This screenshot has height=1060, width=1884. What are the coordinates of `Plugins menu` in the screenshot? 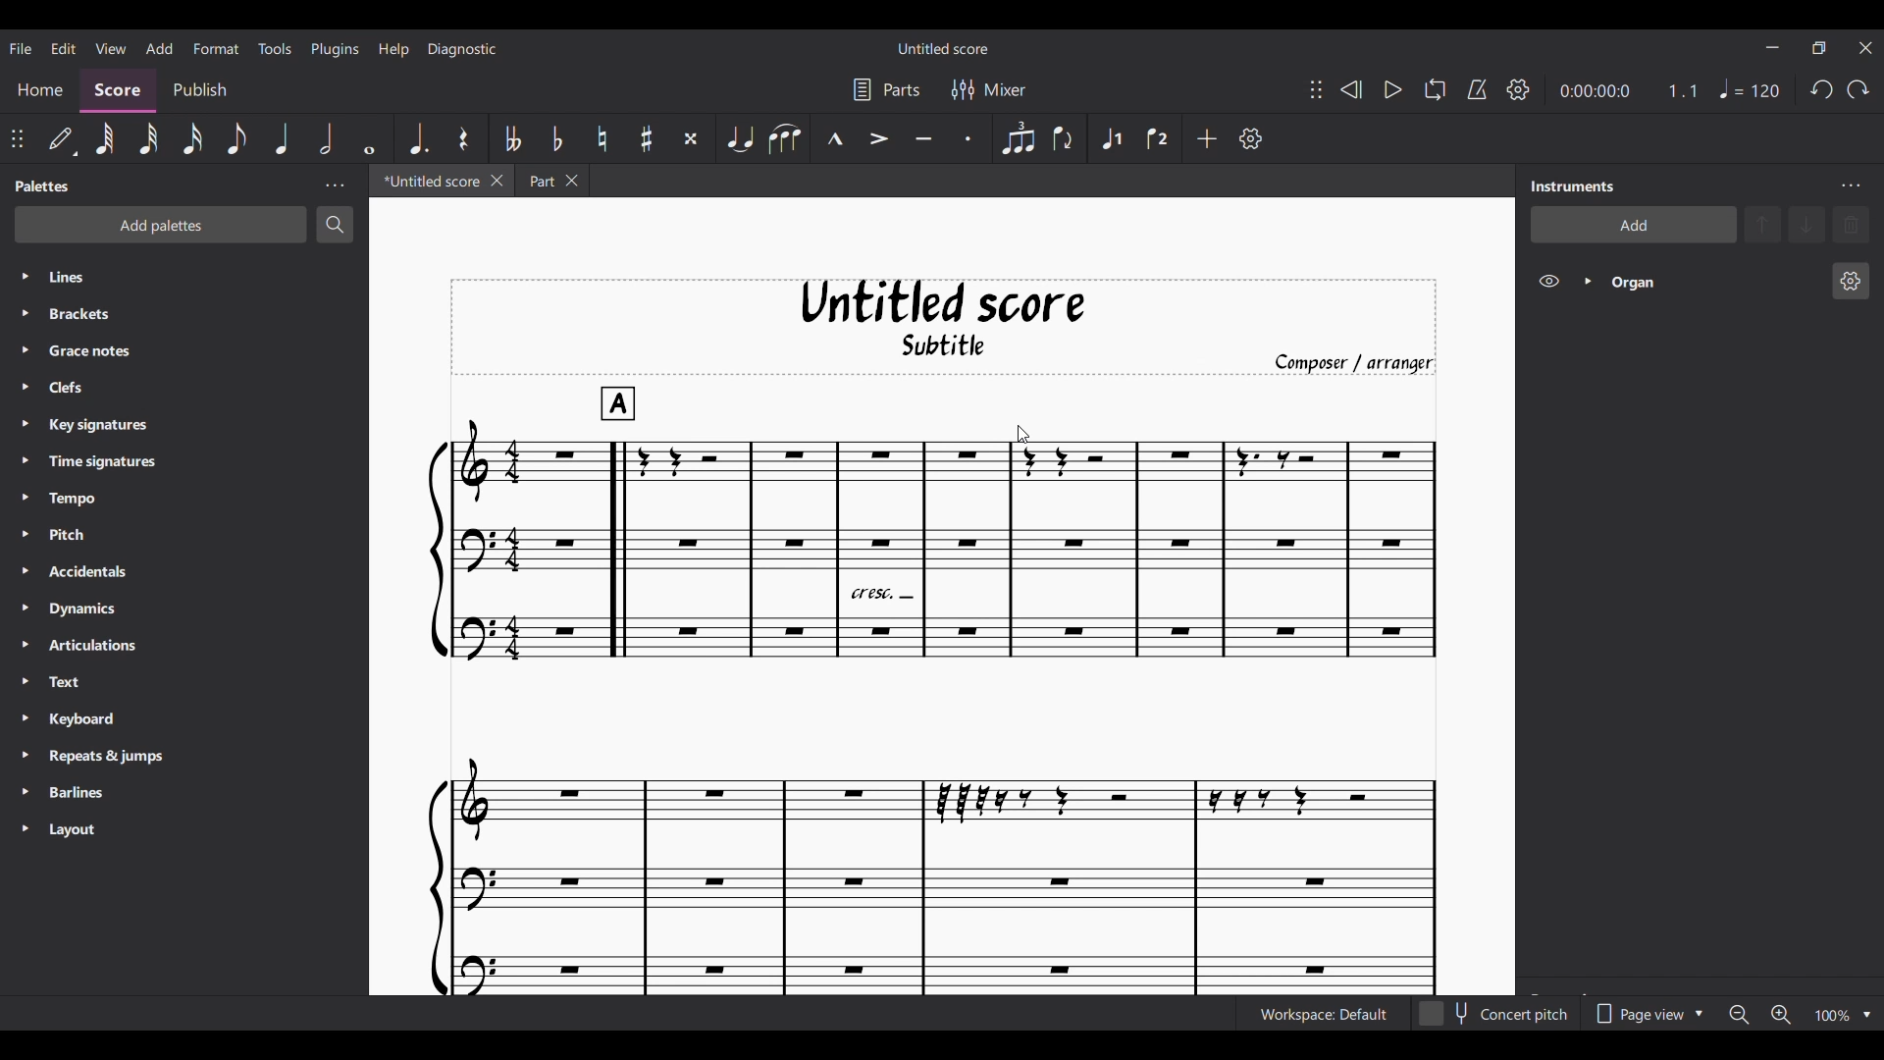 It's located at (336, 47).